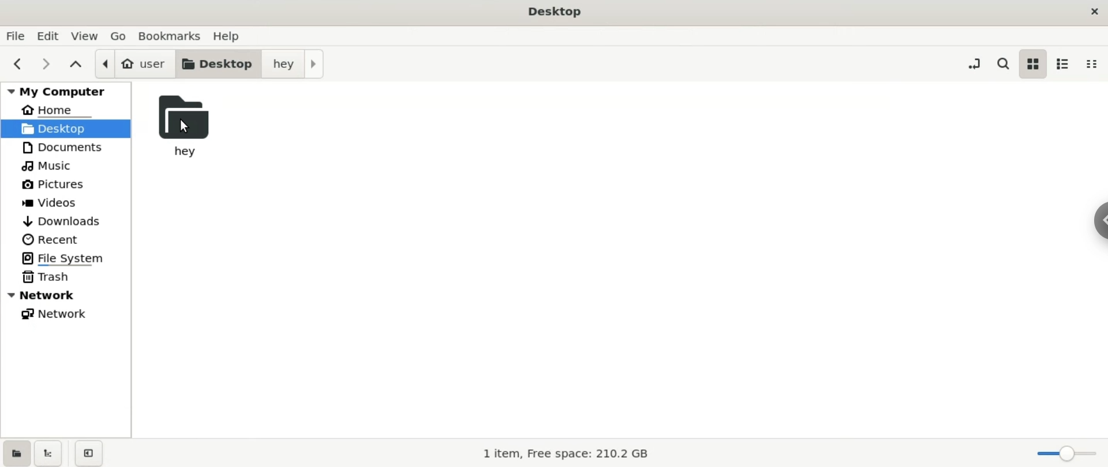 This screenshot has width=1108, height=467. What do you see at coordinates (66, 258) in the screenshot?
I see `file system` at bounding box center [66, 258].